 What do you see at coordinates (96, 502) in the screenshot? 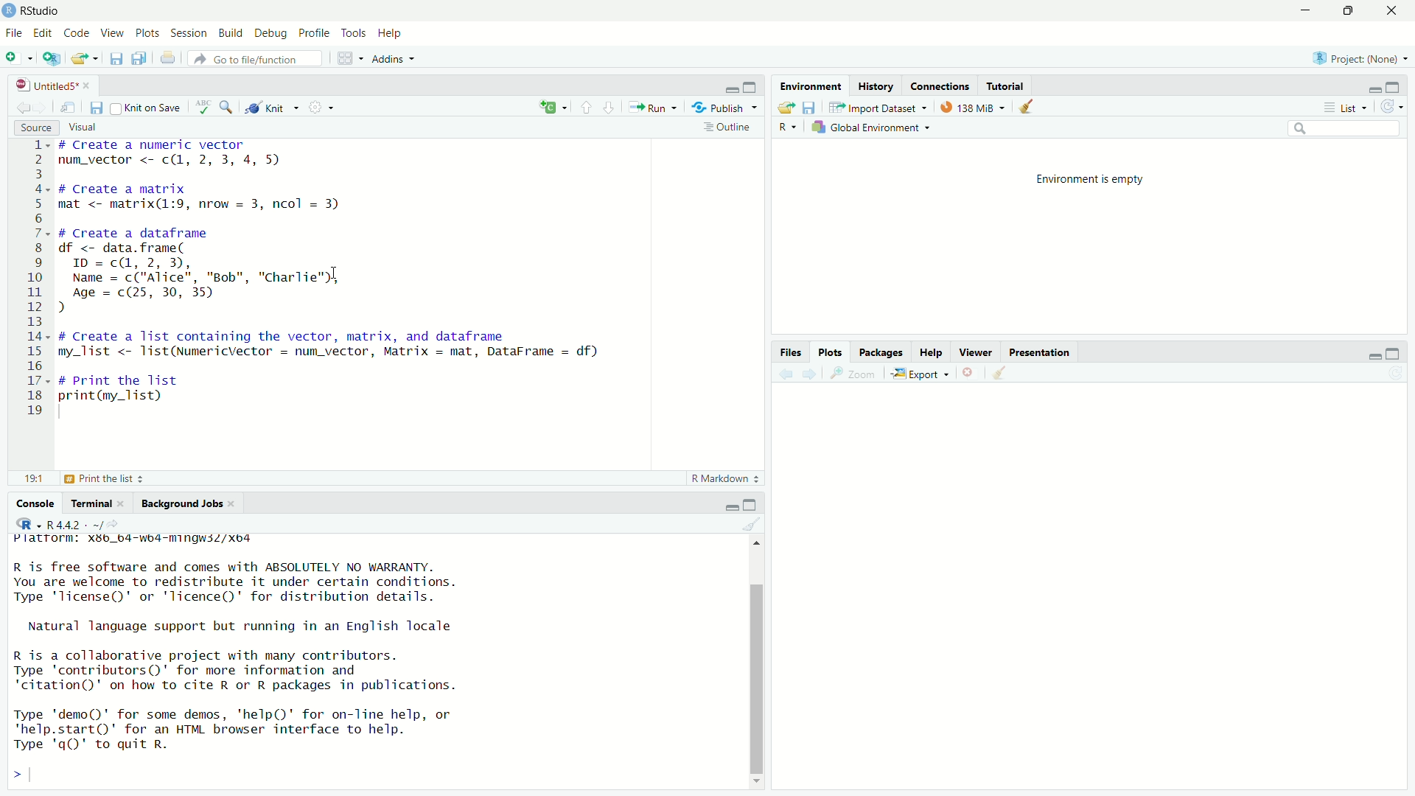
I see `Terminal` at bounding box center [96, 502].